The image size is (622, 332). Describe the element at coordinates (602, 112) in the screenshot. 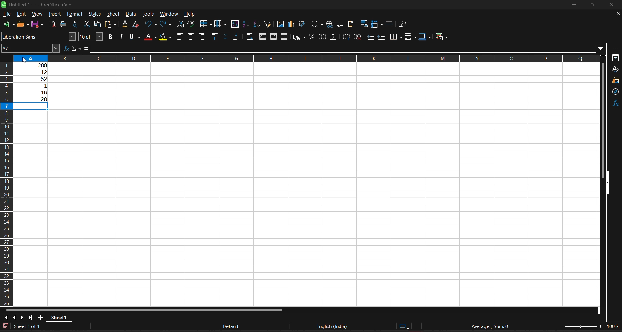

I see `vertical scroll bar` at that location.